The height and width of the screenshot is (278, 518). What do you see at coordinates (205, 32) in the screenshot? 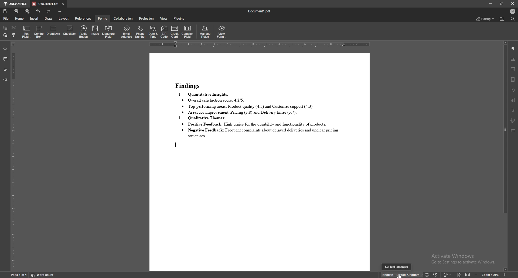
I see `manage roles` at bounding box center [205, 32].